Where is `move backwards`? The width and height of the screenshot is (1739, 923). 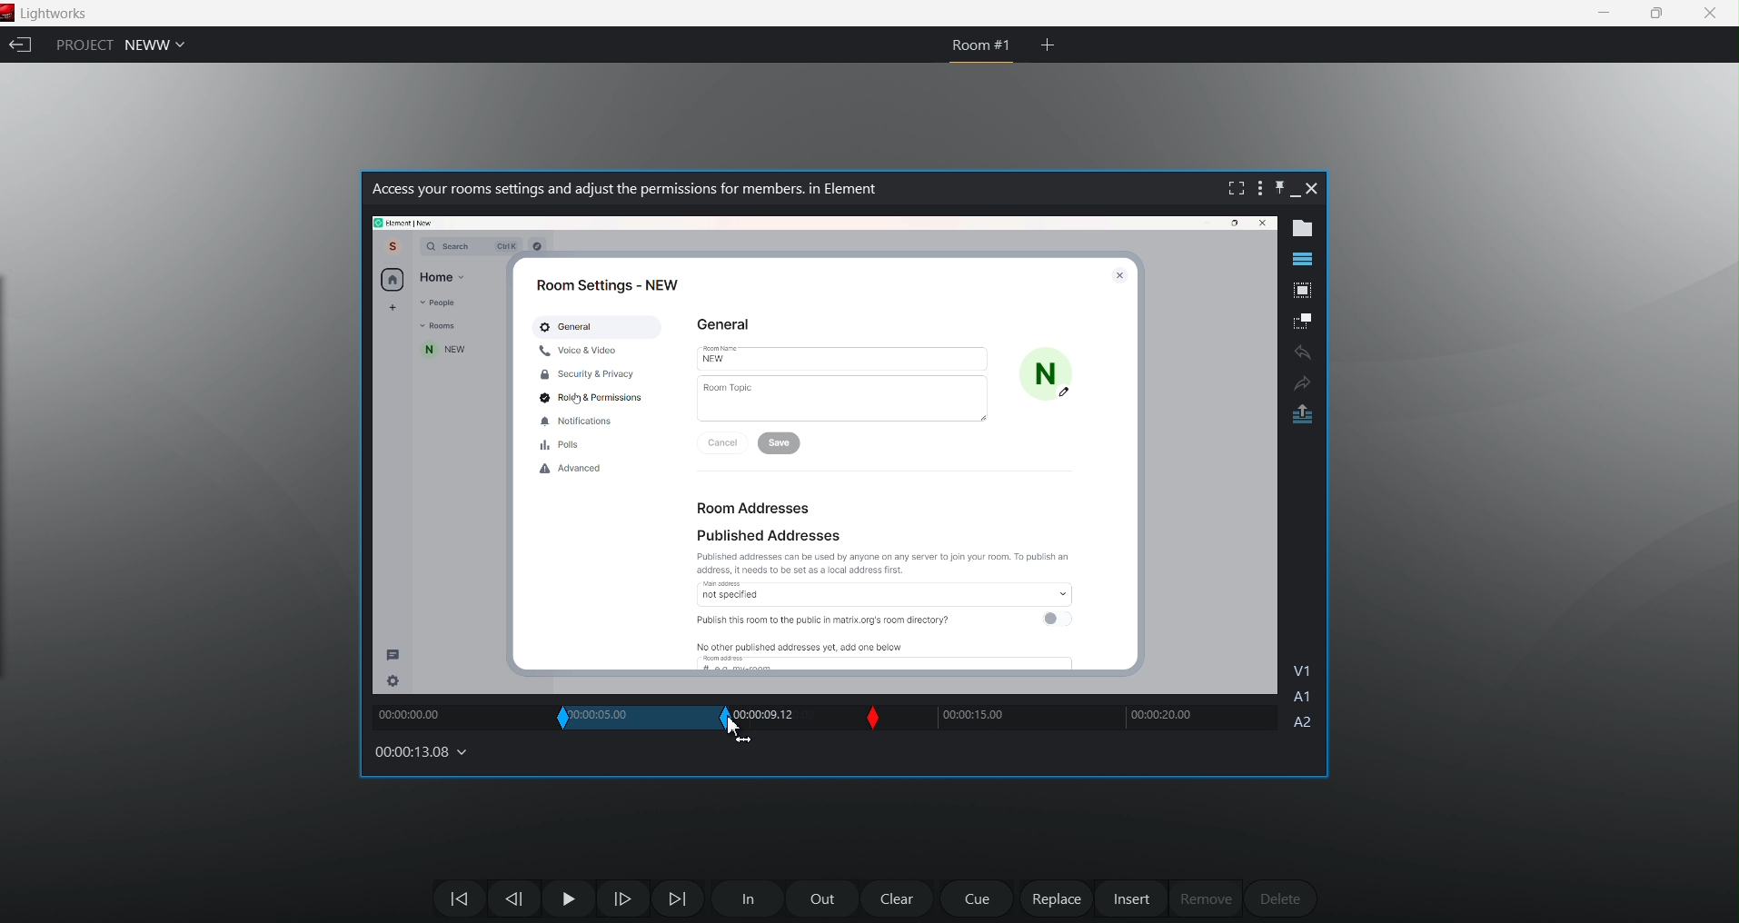
move backwards is located at coordinates (451, 895).